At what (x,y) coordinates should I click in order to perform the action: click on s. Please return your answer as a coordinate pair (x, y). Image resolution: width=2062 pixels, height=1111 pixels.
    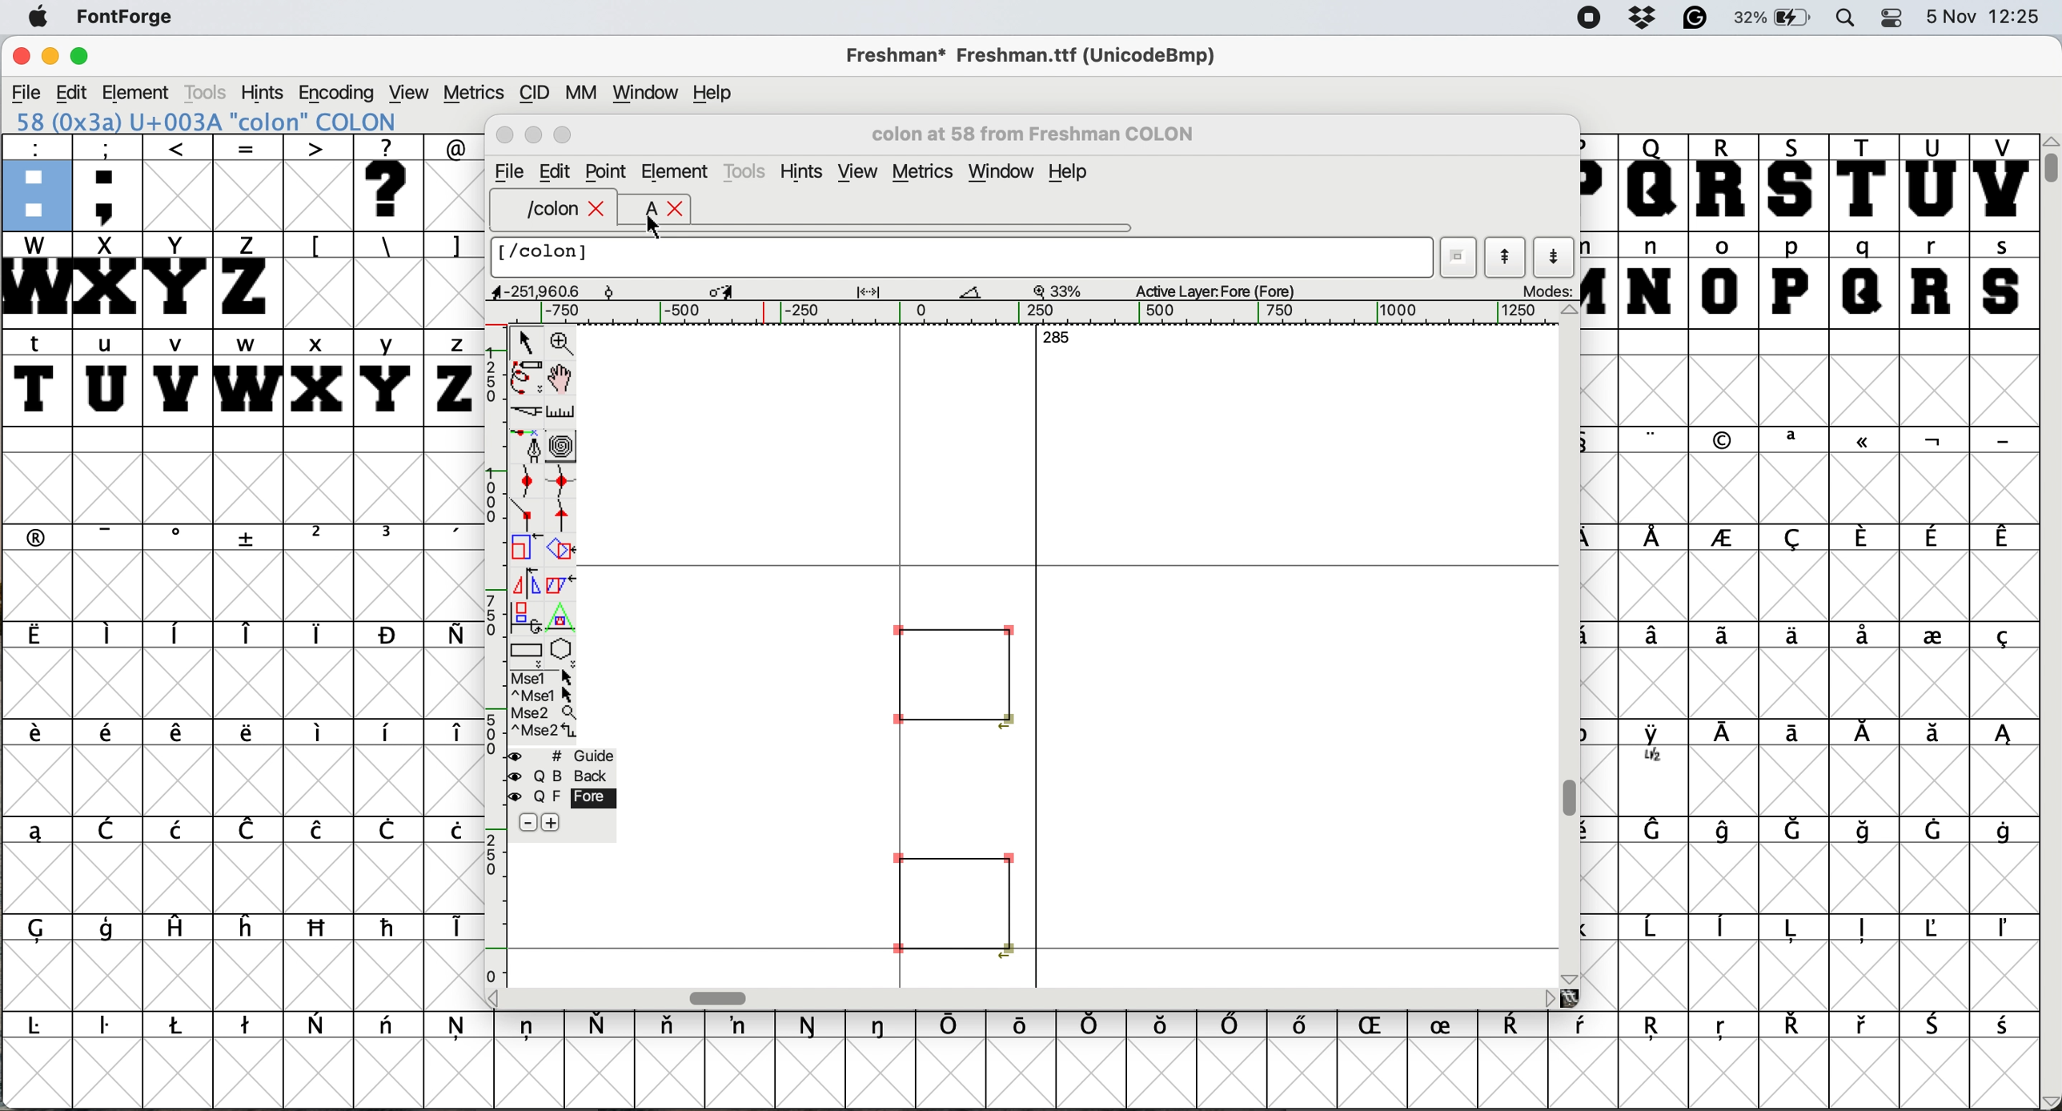
    Looking at the image, I should click on (2003, 279).